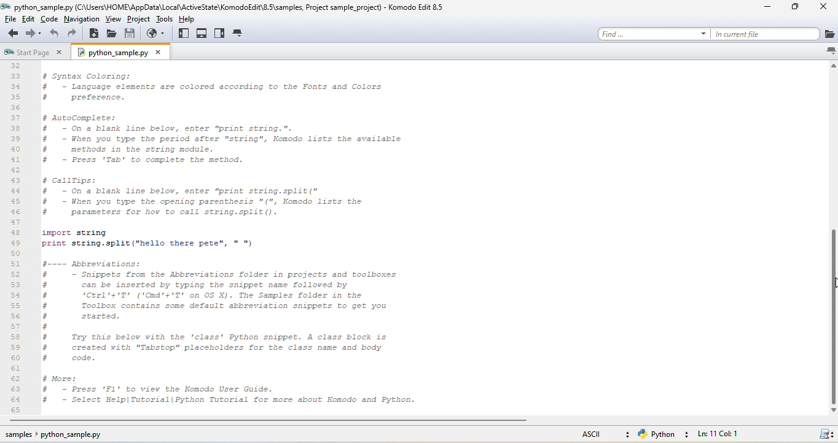  What do you see at coordinates (96, 36) in the screenshot?
I see `new` at bounding box center [96, 36].